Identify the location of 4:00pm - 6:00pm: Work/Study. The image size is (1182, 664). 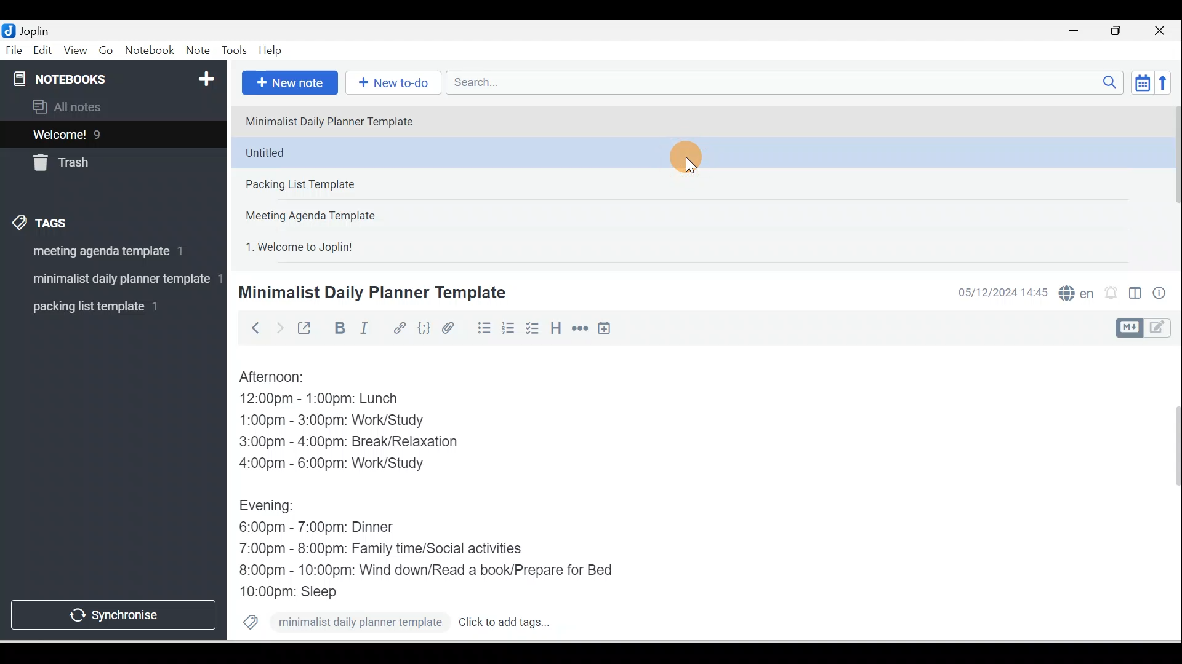
(337, 464).